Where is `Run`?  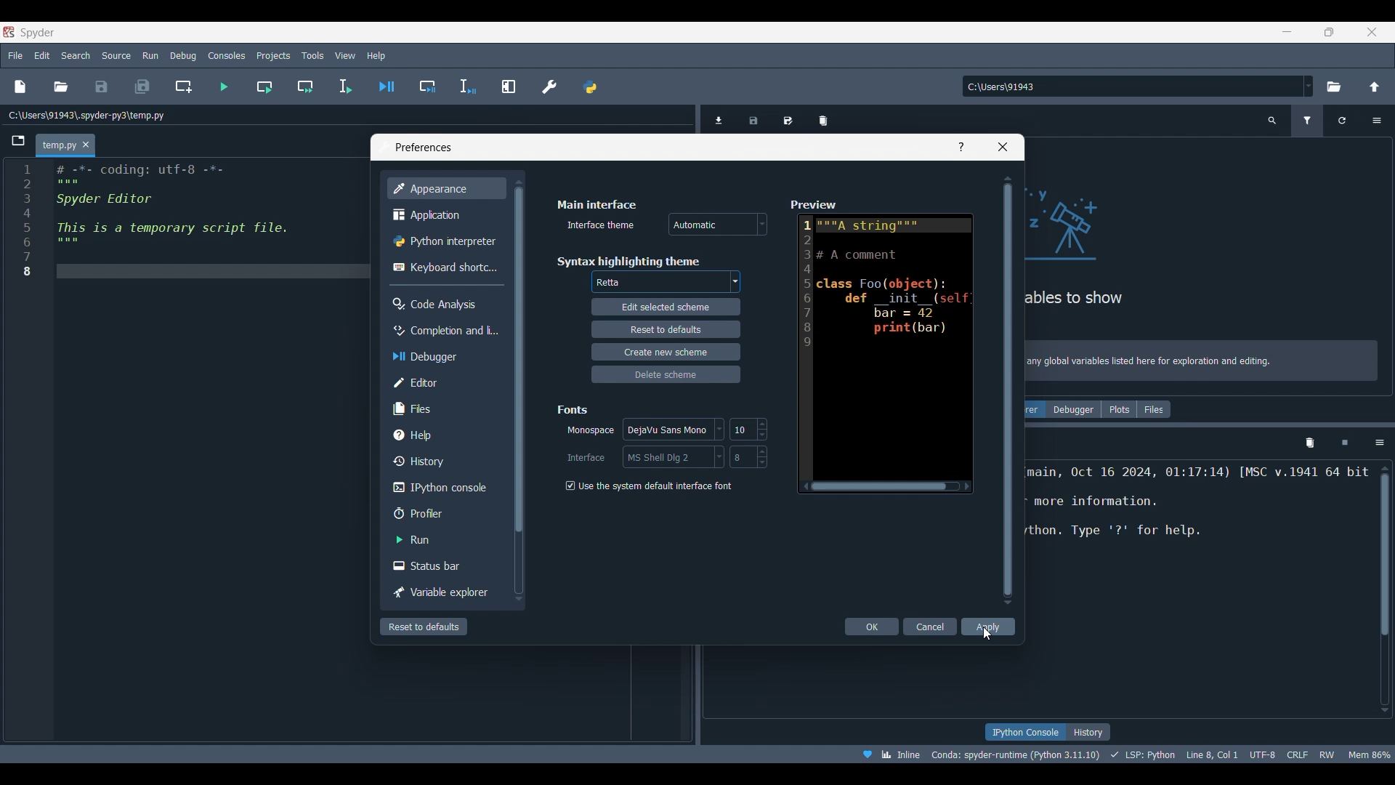 Run is located at coordinates (444, 539).